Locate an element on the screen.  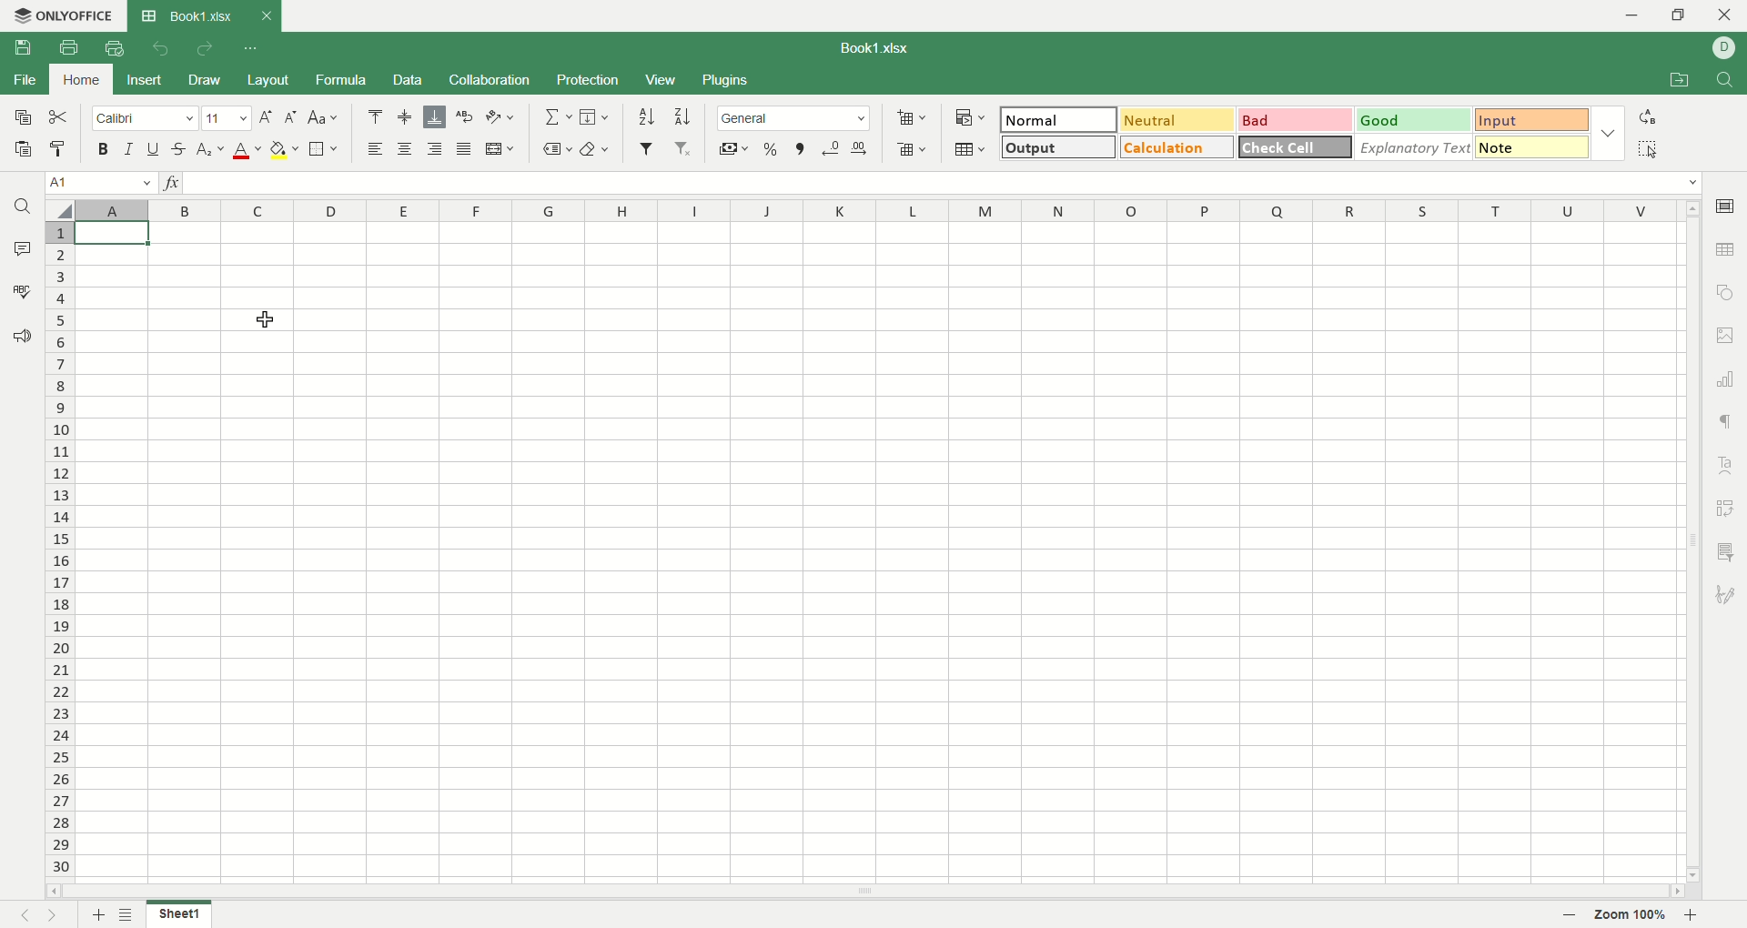
format as table template is located at coordinates (970, 149).